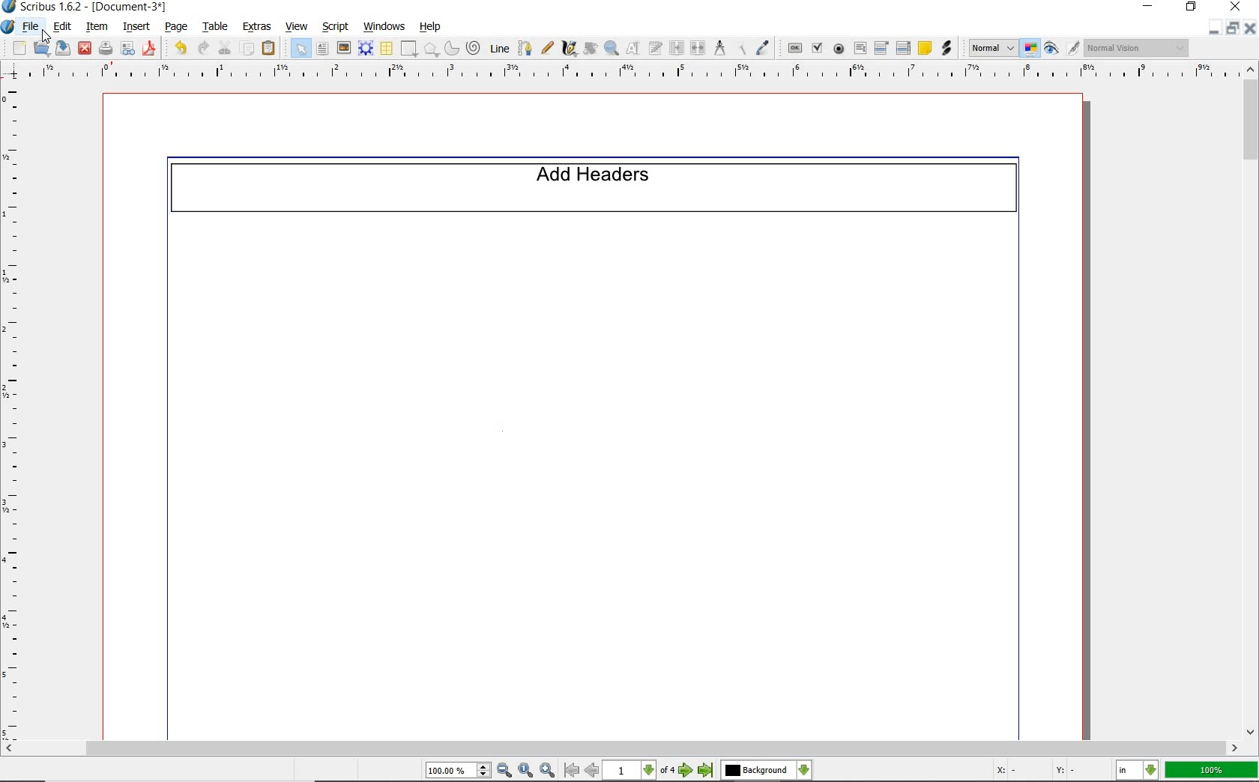  What do you see at coordinates (527, 771) in the screenshot?
I see `zoom to 100%` at bounding box center [527, 771].